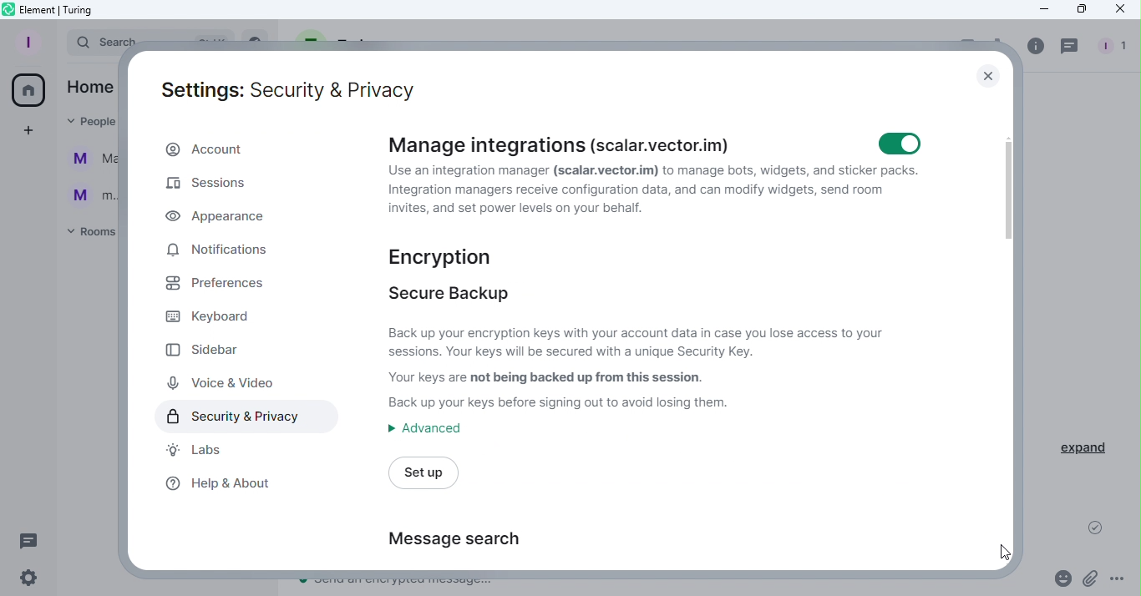 The width and height of the screenshot is (1141, 596). Describe the element at coordinates (428, 472) in the screenshot. I see `Set up` at that location.